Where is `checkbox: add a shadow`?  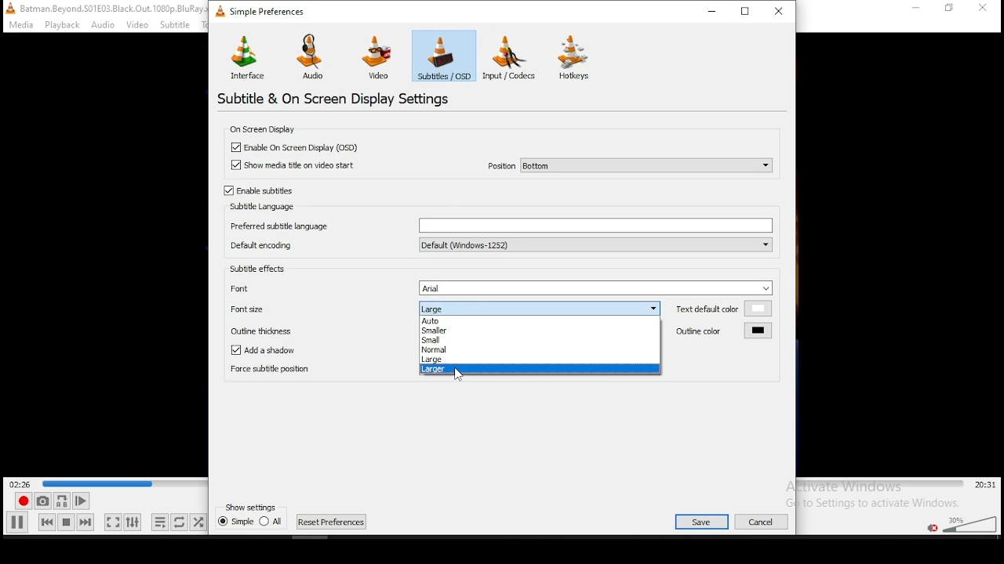 checkbox: add a shadow is located at coordinates (271, 351).